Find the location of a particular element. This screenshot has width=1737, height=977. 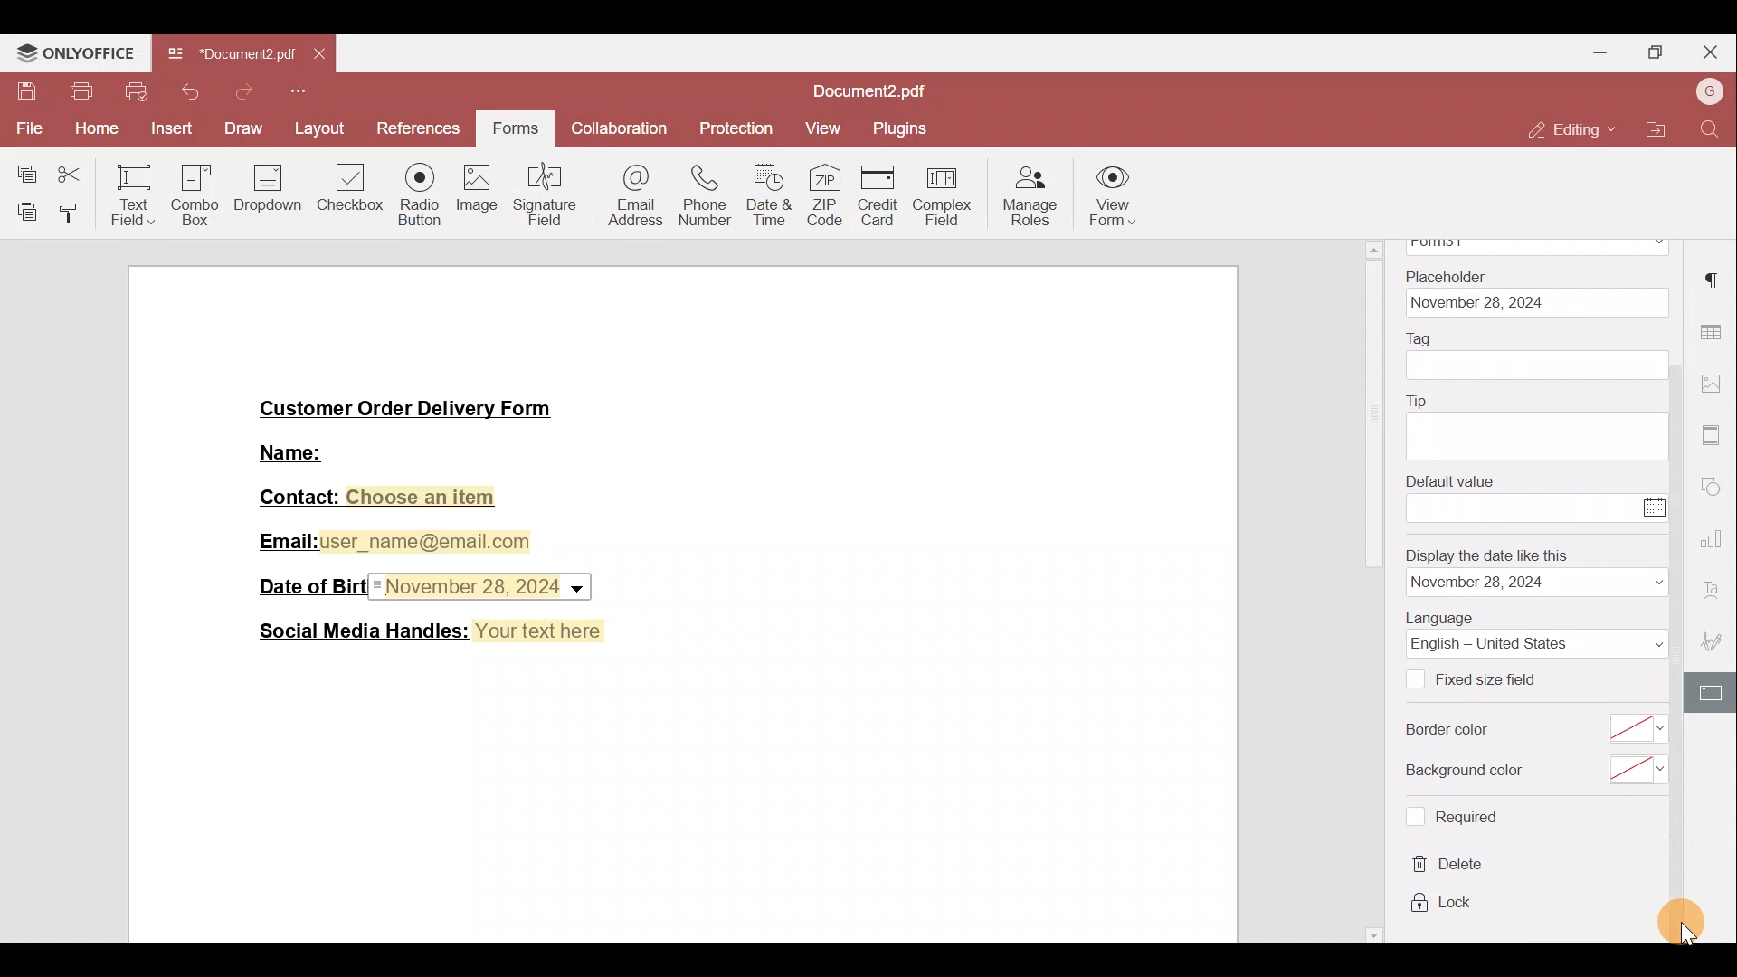

Radio button is located at coordinates (419, 190).